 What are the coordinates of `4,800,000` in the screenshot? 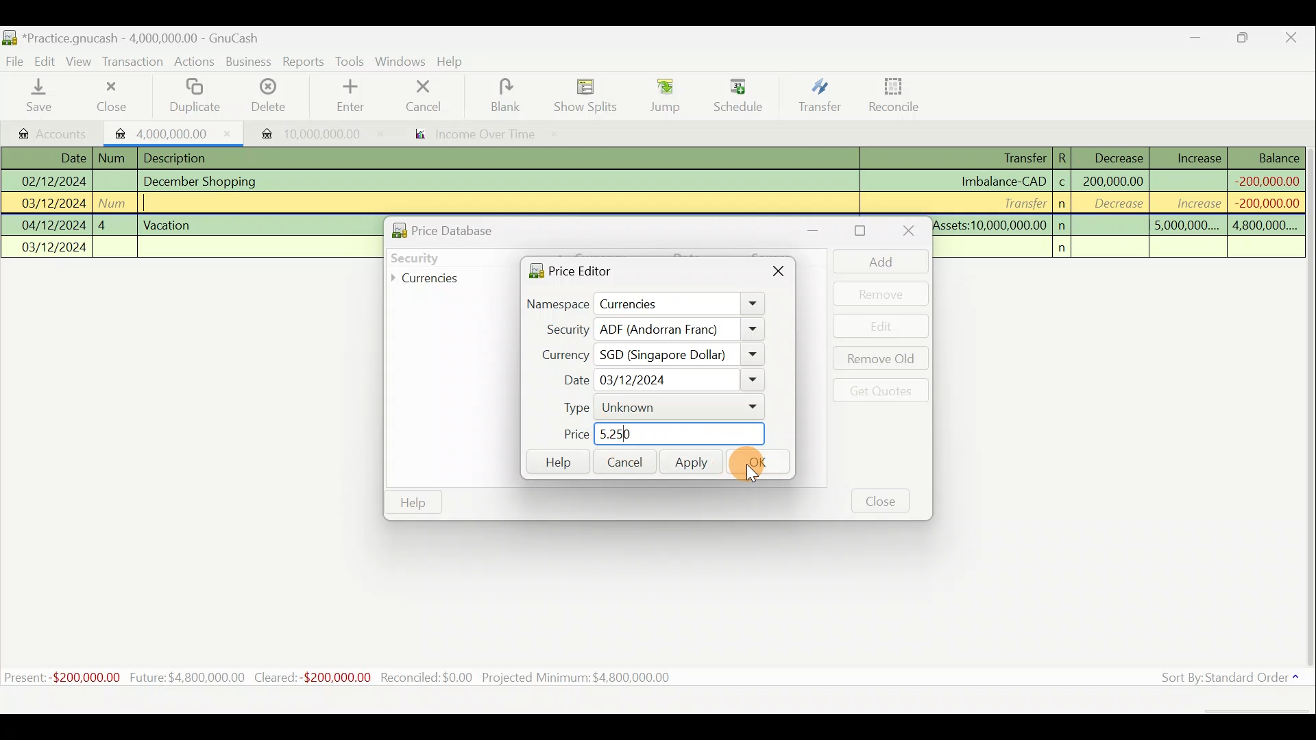 It's located at (1263, 226).